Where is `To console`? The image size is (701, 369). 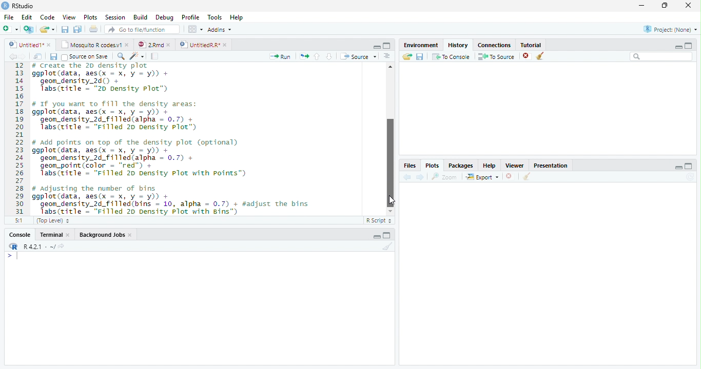
To console is located at coordinates (452, 56).